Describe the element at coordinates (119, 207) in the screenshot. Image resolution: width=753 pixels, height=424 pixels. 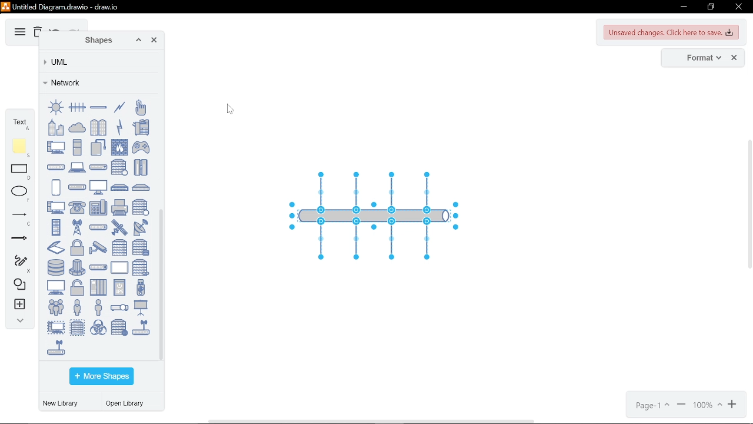
I see `printer` at that location.